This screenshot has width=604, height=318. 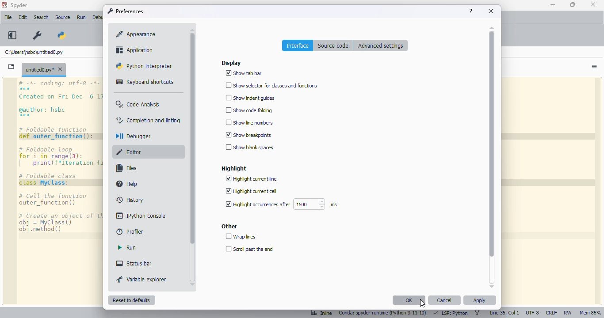 I want to click on OK, so click(x=409, y=300).